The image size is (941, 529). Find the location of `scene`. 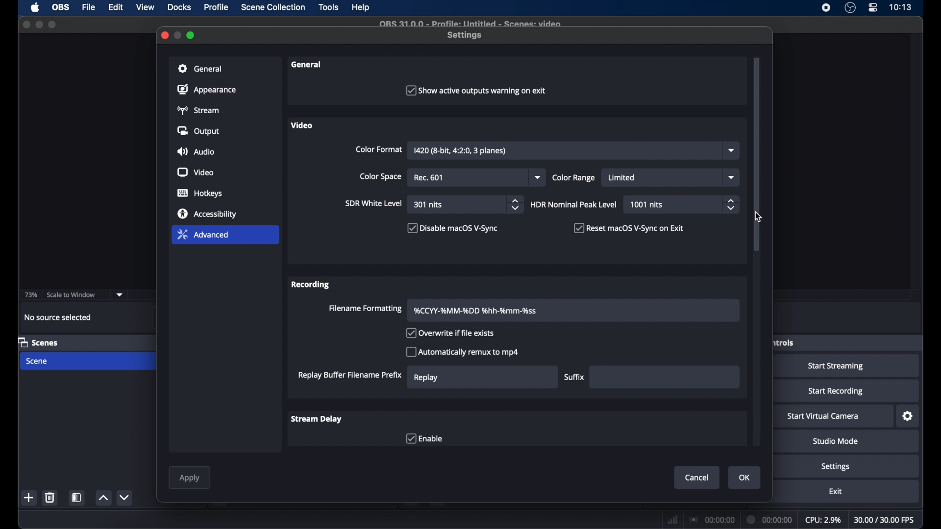

scene is located at coordinates (38, 361).